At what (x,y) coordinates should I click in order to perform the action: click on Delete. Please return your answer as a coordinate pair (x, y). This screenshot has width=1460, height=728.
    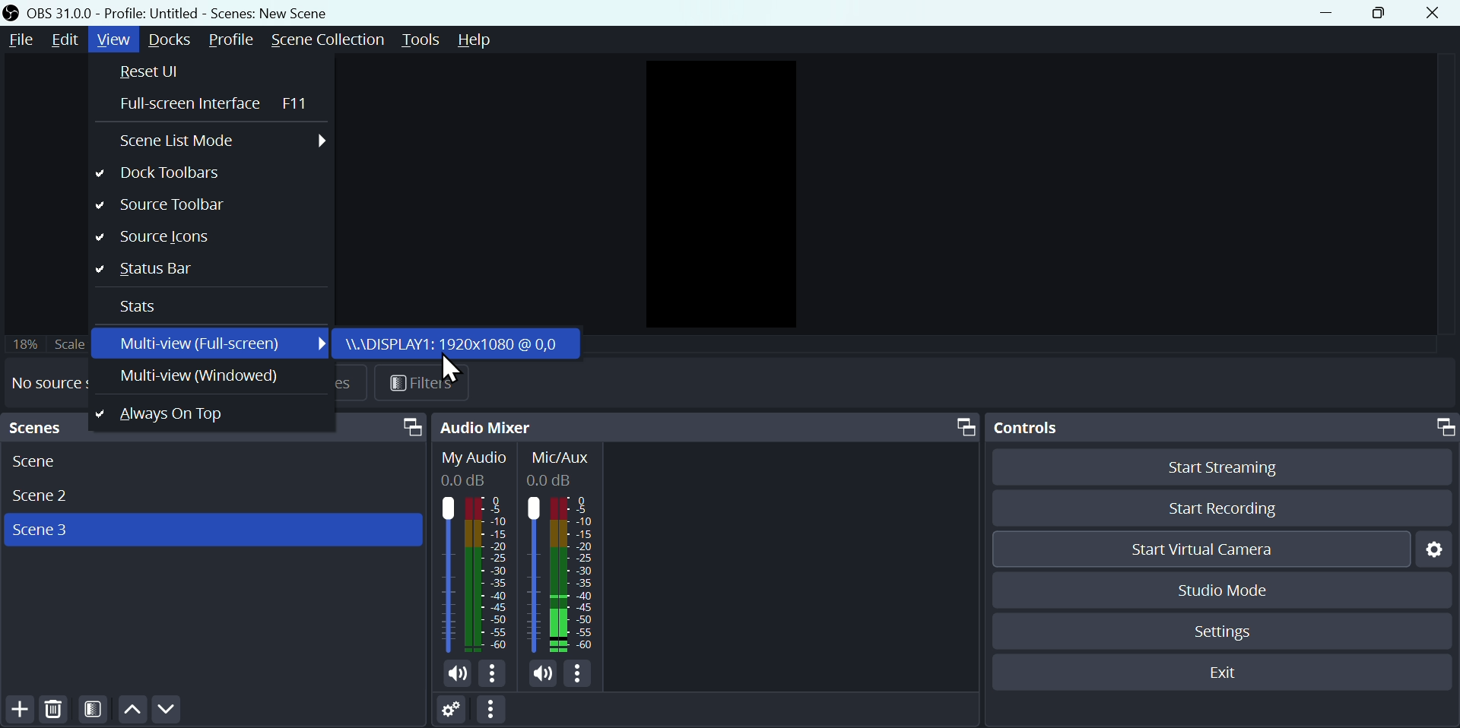
    Looking at the image, I should click on (56, 712).